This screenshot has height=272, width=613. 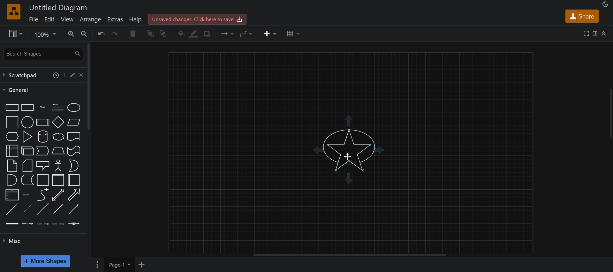 What do you see at coordinates (11, 180) in the screenshot?
I see `and` at bounding box center [11, 180].